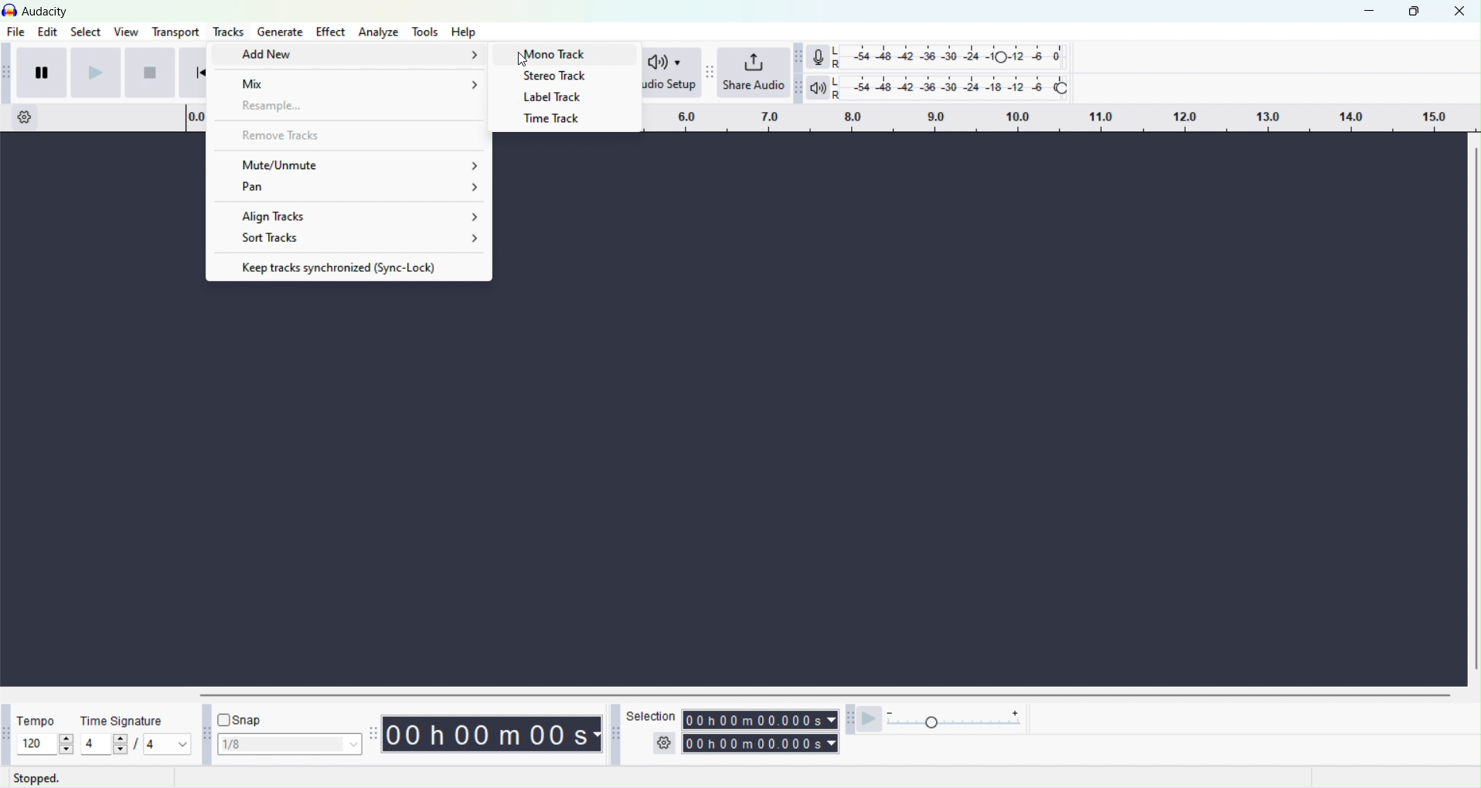 The height and width of the screenshot is (788, 1481). Describe the element at coordinates (352, 215) in the screenshot. I see `Align tracks` at that location.